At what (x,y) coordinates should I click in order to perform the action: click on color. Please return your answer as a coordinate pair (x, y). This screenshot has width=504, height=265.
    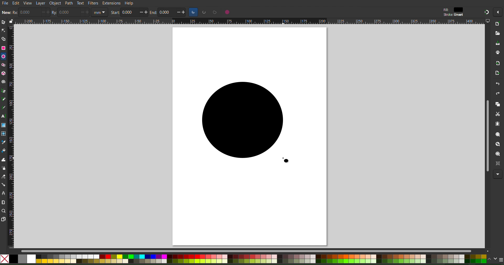
    Looking at the image, I should click on (459, 9).